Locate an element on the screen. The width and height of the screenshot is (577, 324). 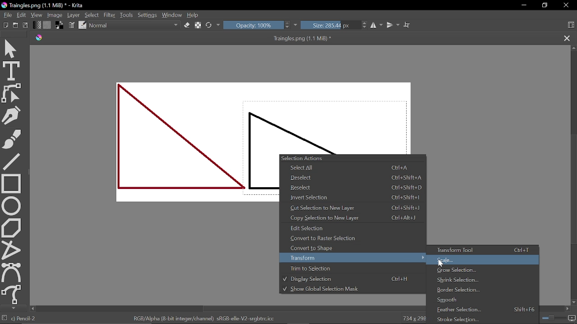
Freehand brush tool is located at coordinates (12, 137).